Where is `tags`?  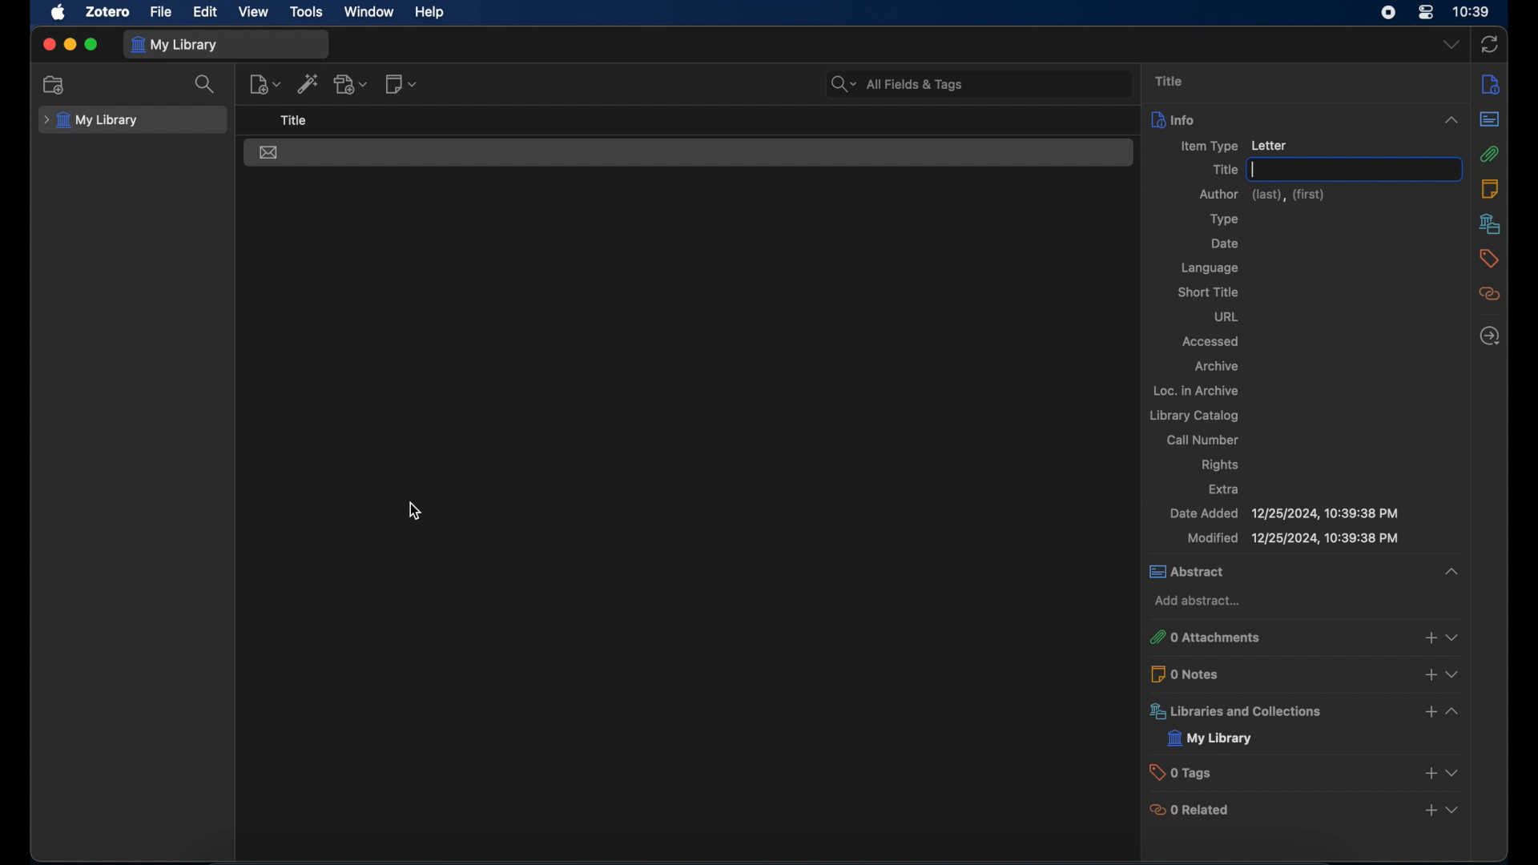
tags is located at coordinates (1487, 259).